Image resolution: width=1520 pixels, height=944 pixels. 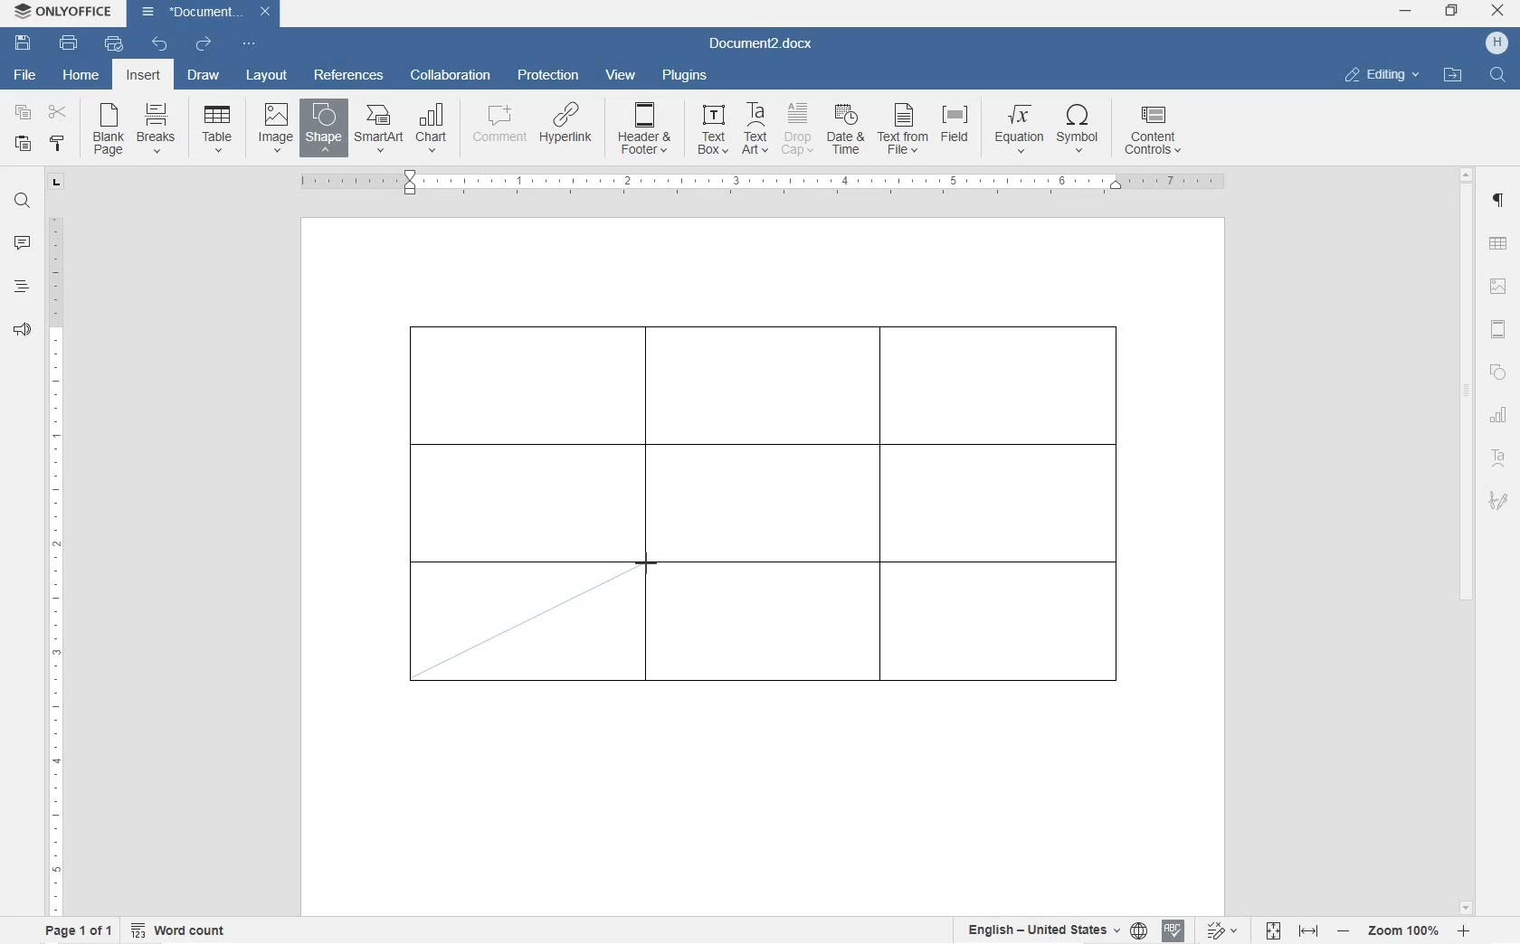 What do you see at coordinates (645, 129) in the screenshot?
I see `HEADER & OOTER` at bounding box center [645, 129].